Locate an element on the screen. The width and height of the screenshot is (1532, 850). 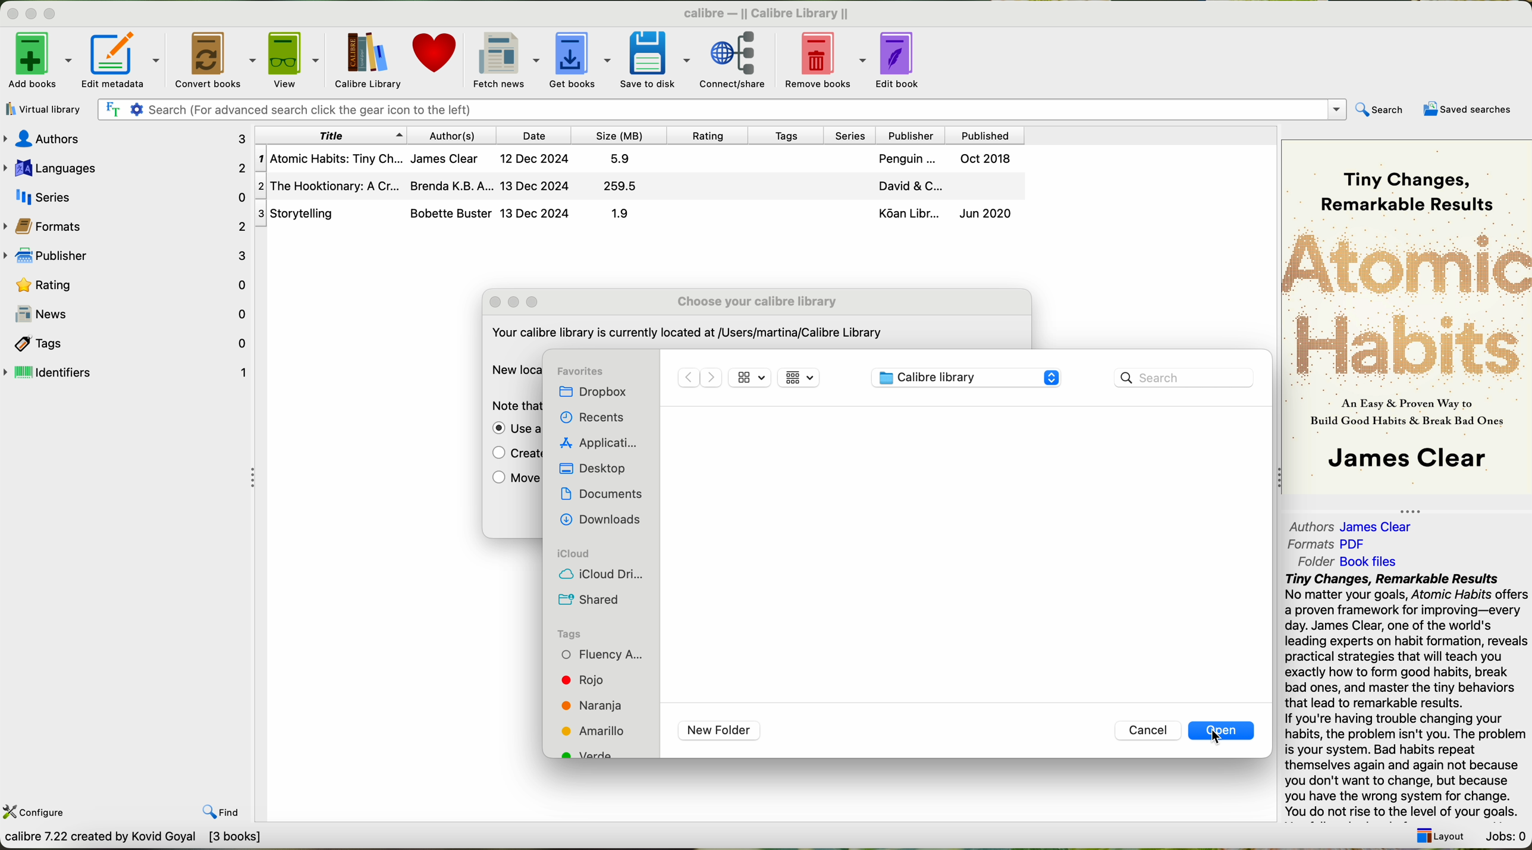
view is located at coordinates (297, 59).